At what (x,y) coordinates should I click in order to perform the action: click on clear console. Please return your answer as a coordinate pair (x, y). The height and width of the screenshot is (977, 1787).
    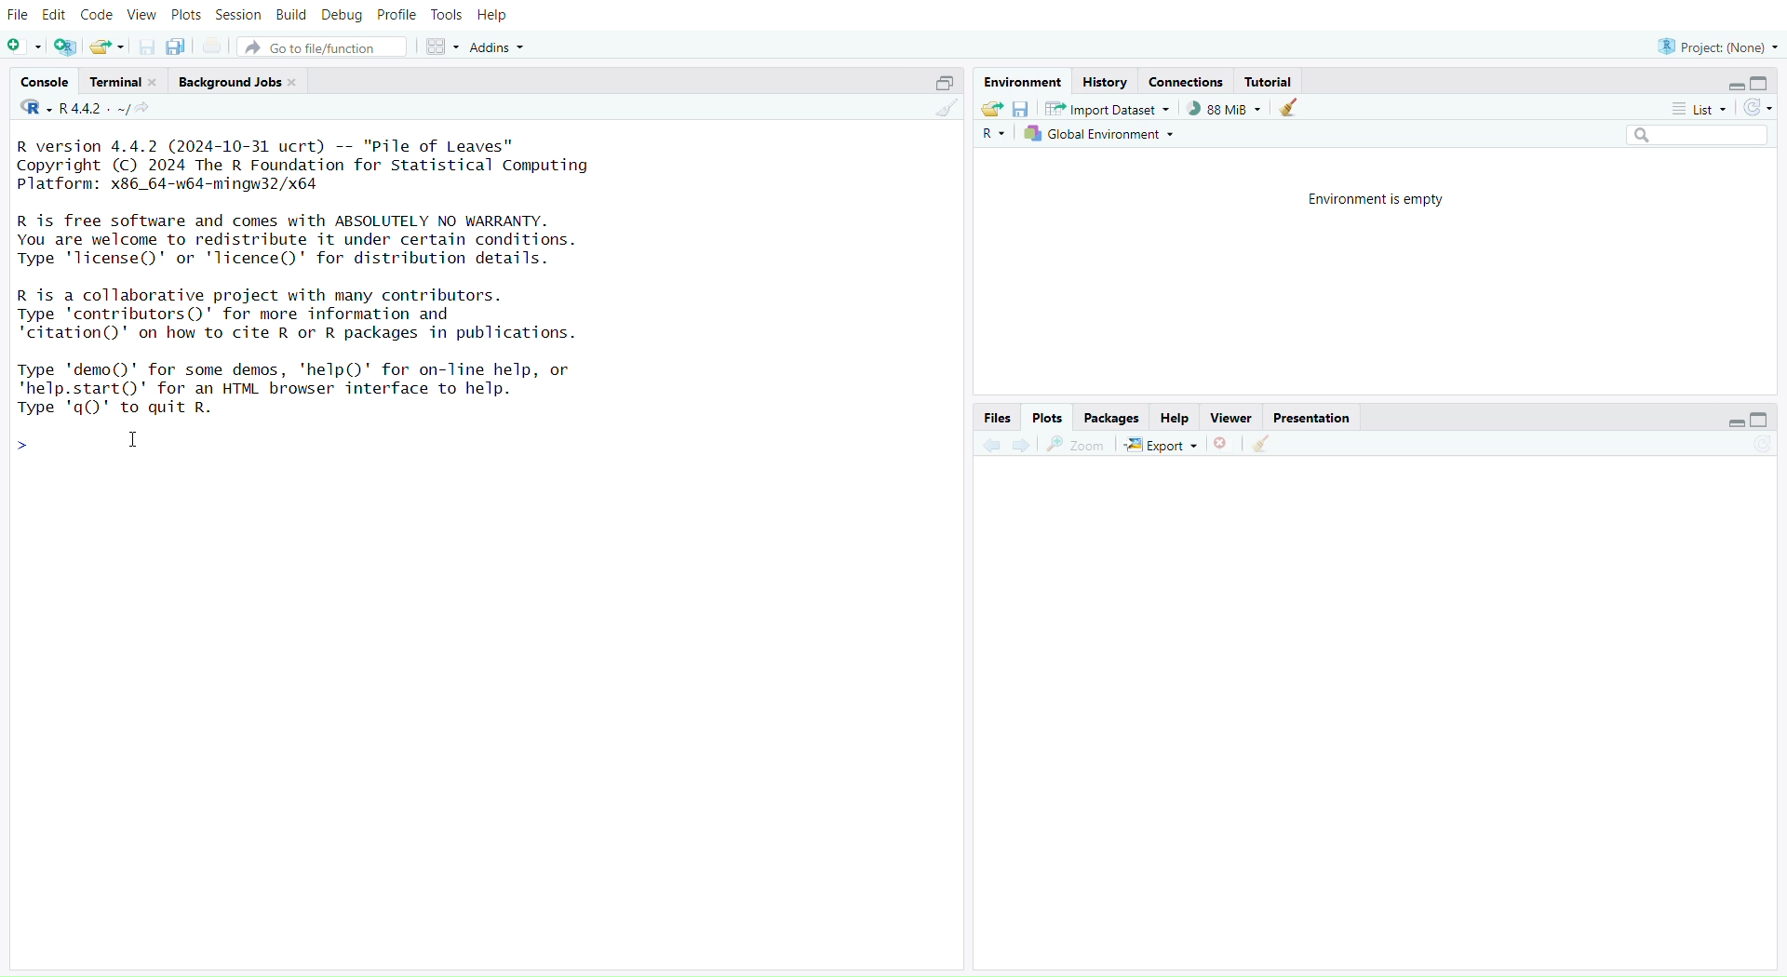
    Looking at the image, I should click on (940, 109).